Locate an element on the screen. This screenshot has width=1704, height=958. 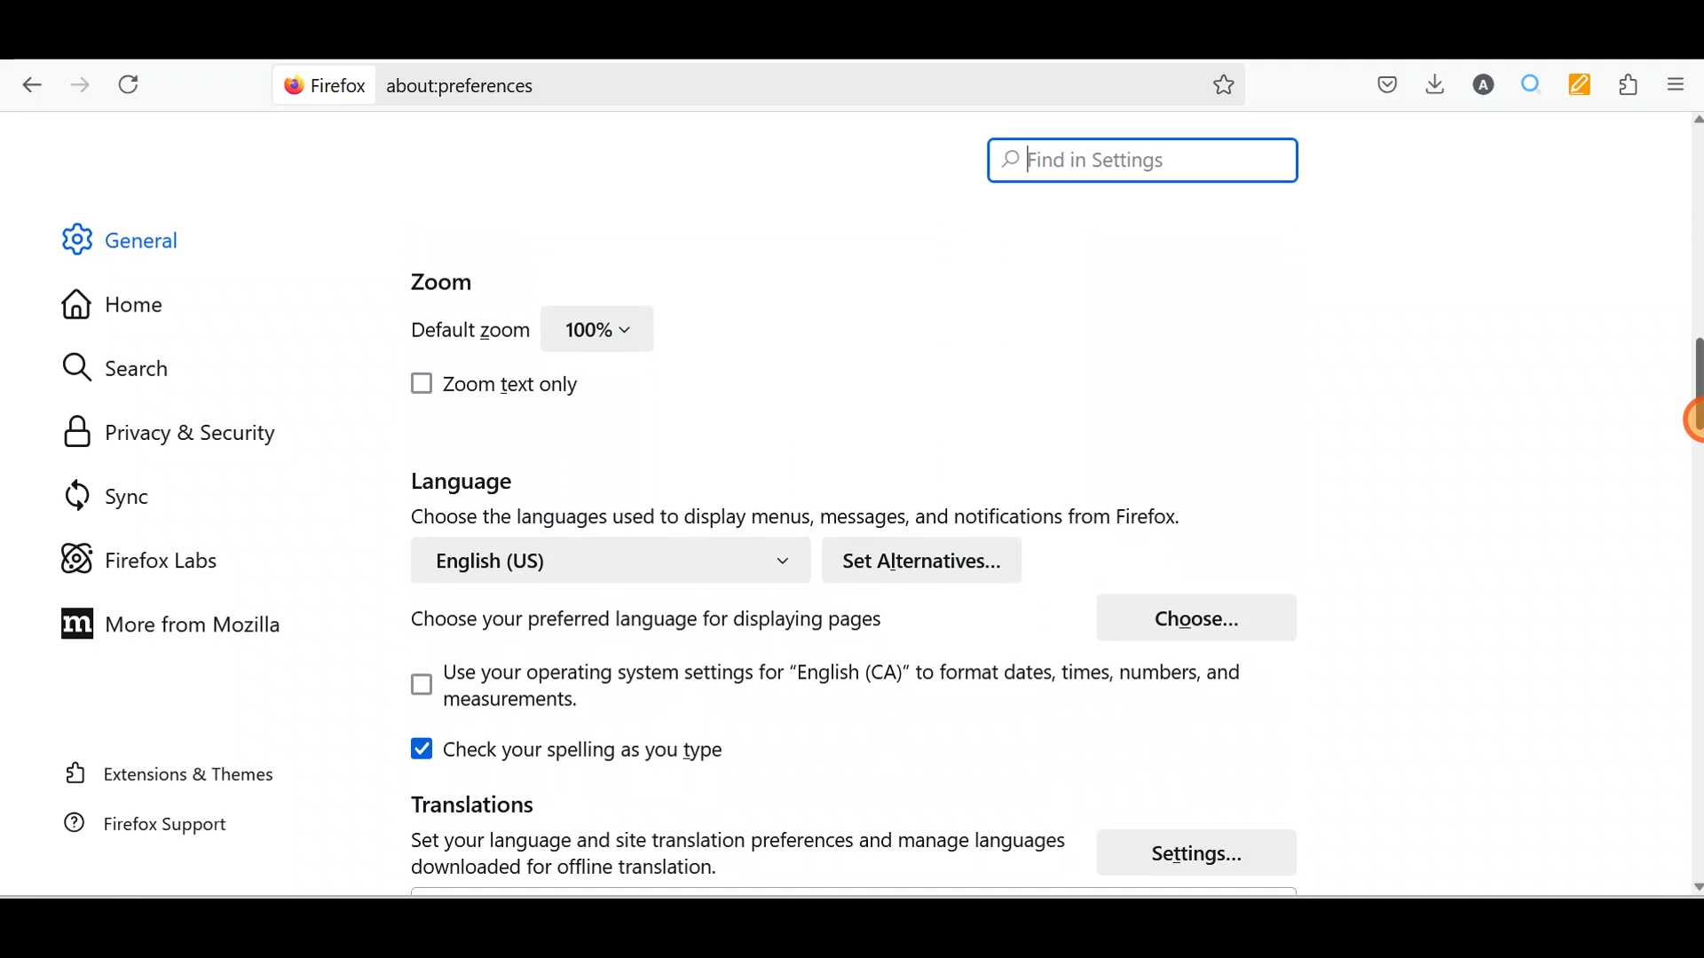
100% is located at coordinates (599, 334).